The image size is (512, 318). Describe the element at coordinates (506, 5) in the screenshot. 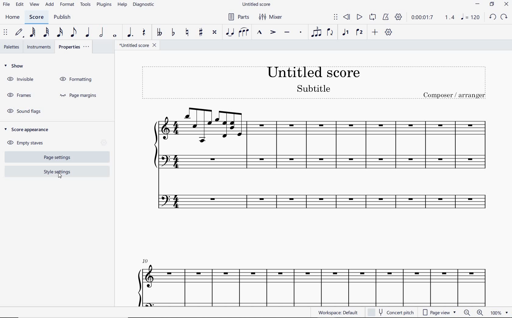

I see `CLOSE` at that location.